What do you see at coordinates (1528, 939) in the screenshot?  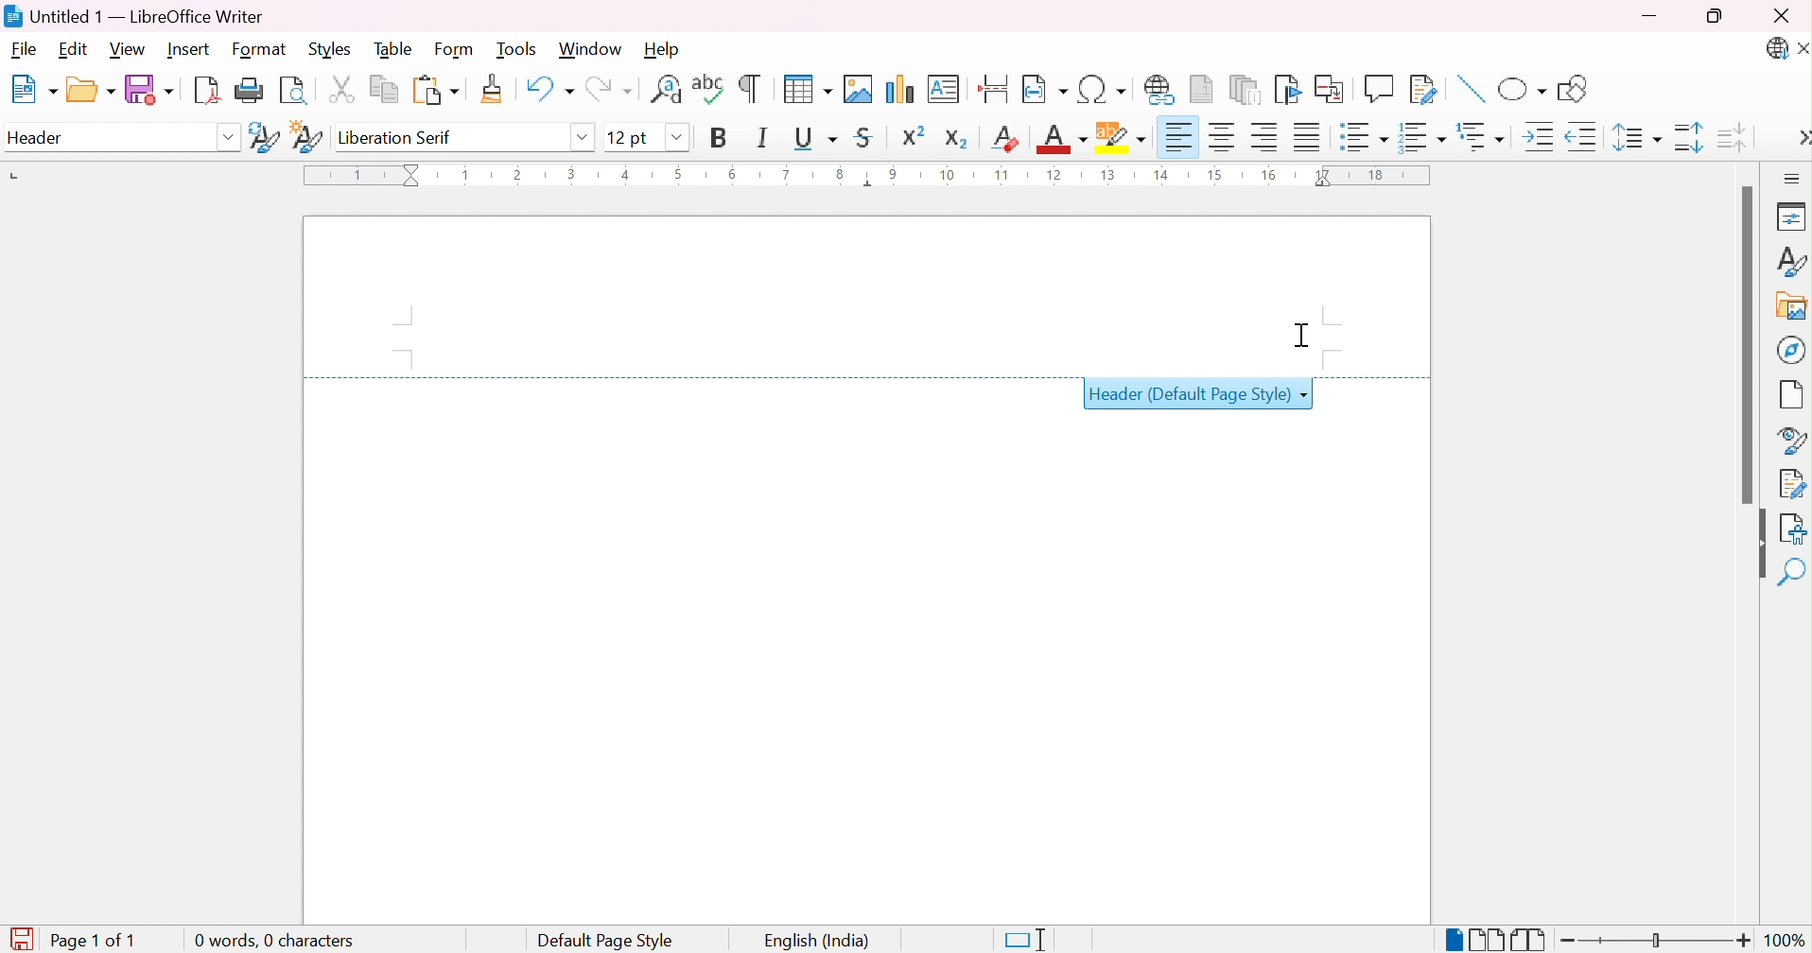 I see `Book view` at bounding box center [1528, 939].